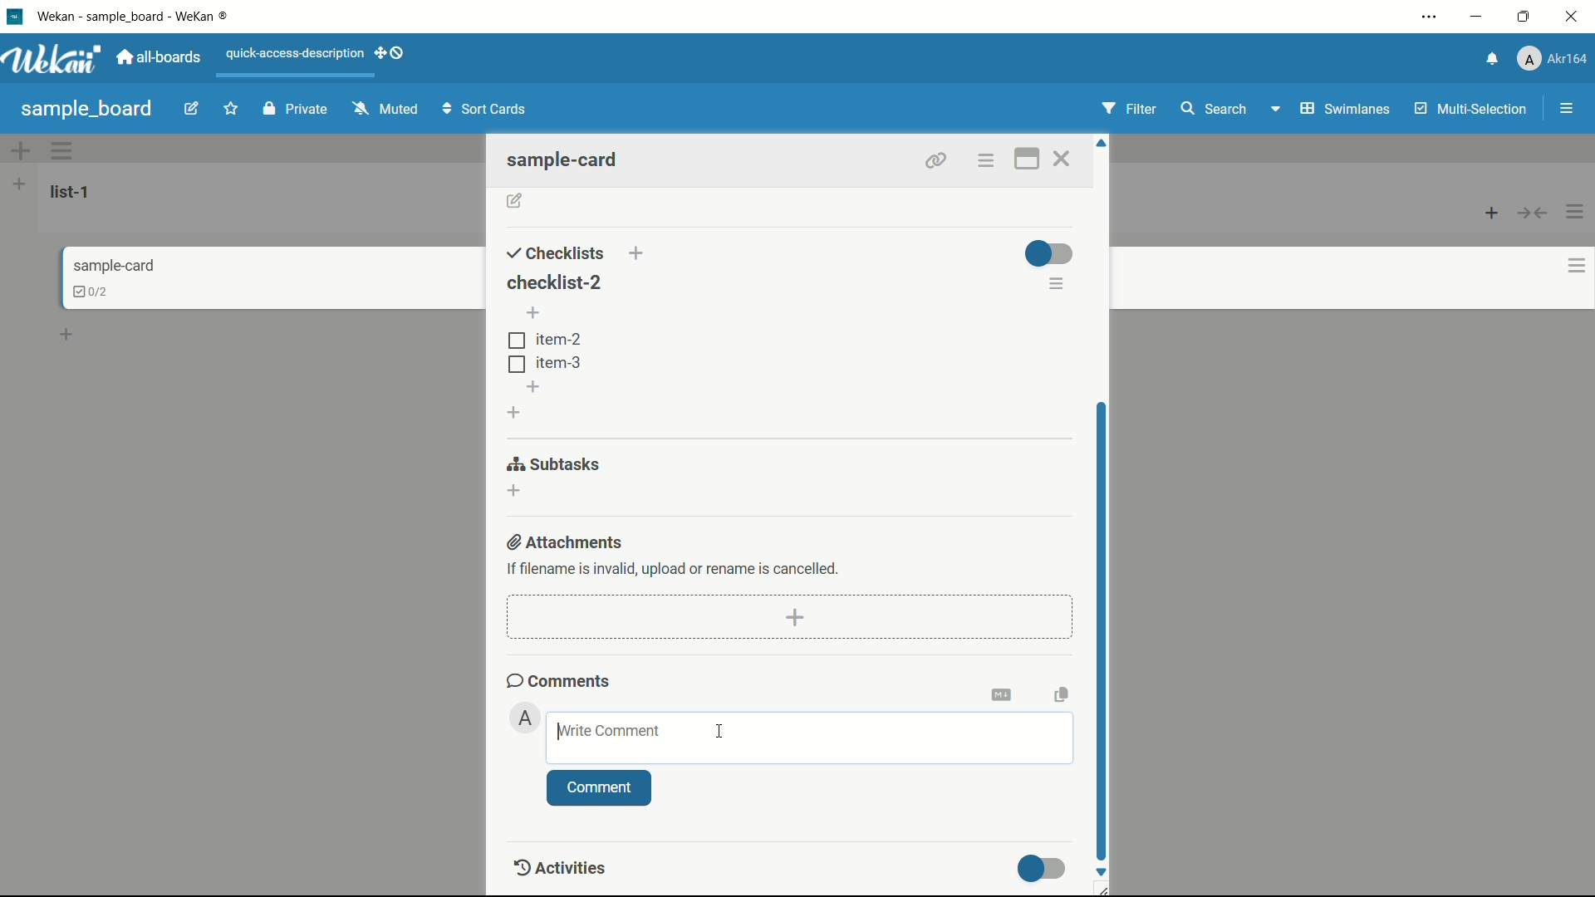 This screenshot has width=1595, height=897. Describe the element at coordinates (1058, 286) in the screenshot. I see `checklist actions` at that location.